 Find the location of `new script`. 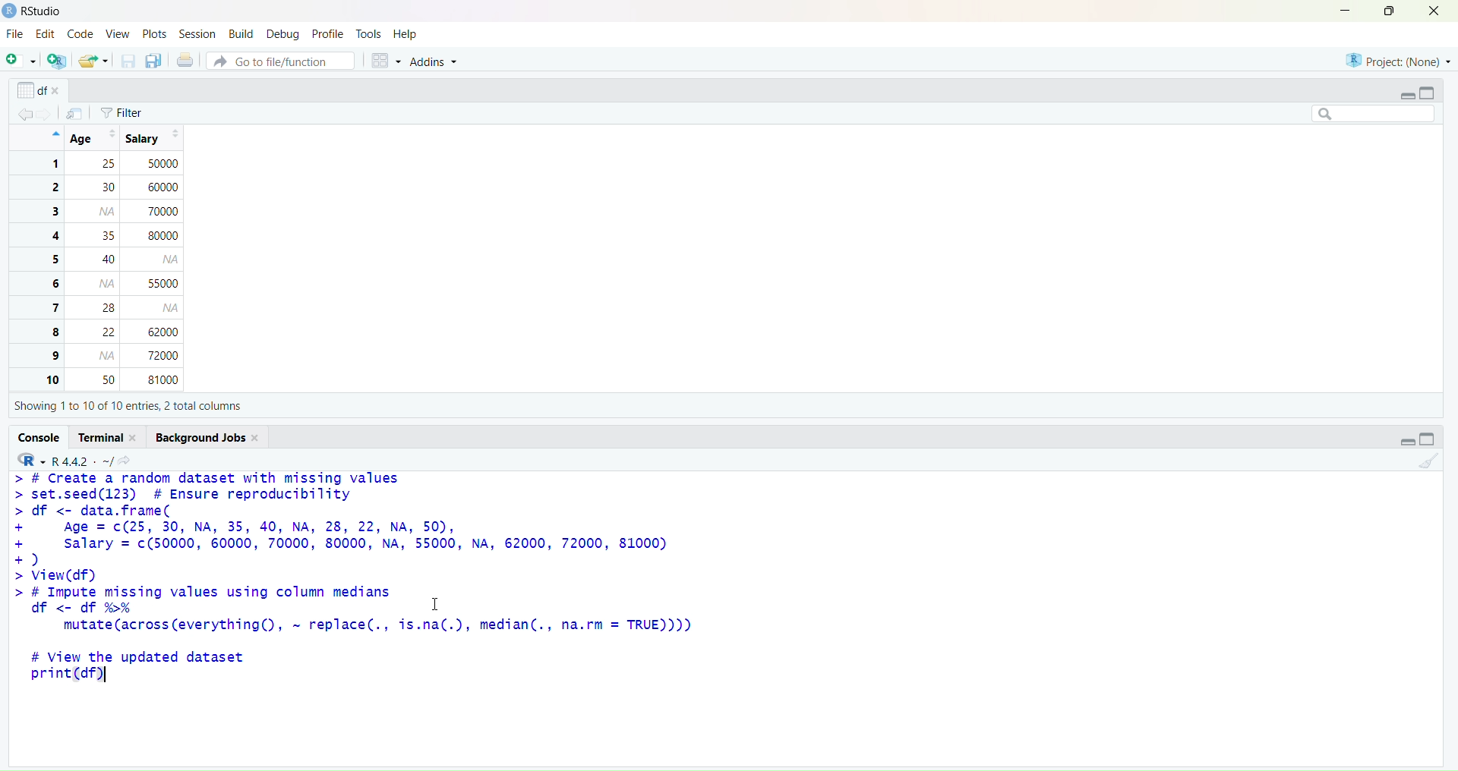

new script is located at coordinates (19, 63).